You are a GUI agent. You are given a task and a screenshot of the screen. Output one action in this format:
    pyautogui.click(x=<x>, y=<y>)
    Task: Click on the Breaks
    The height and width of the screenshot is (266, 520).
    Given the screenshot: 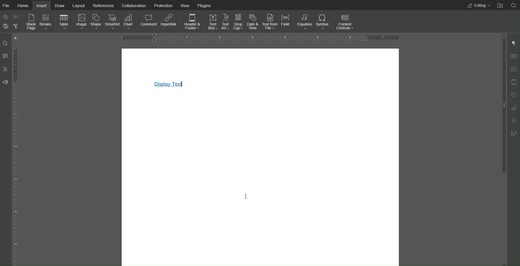 What is the action you would take?
    pyautogui.click(x=48, y=22)
    